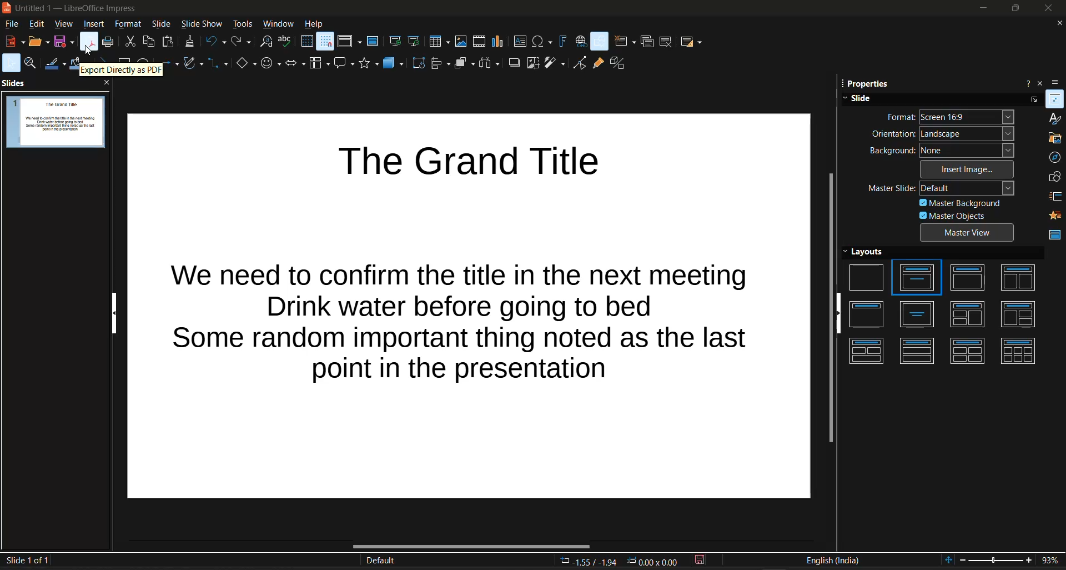 The height and width of the screenshot is (570, 1066). I want to click on close pane, so click(106, 84).